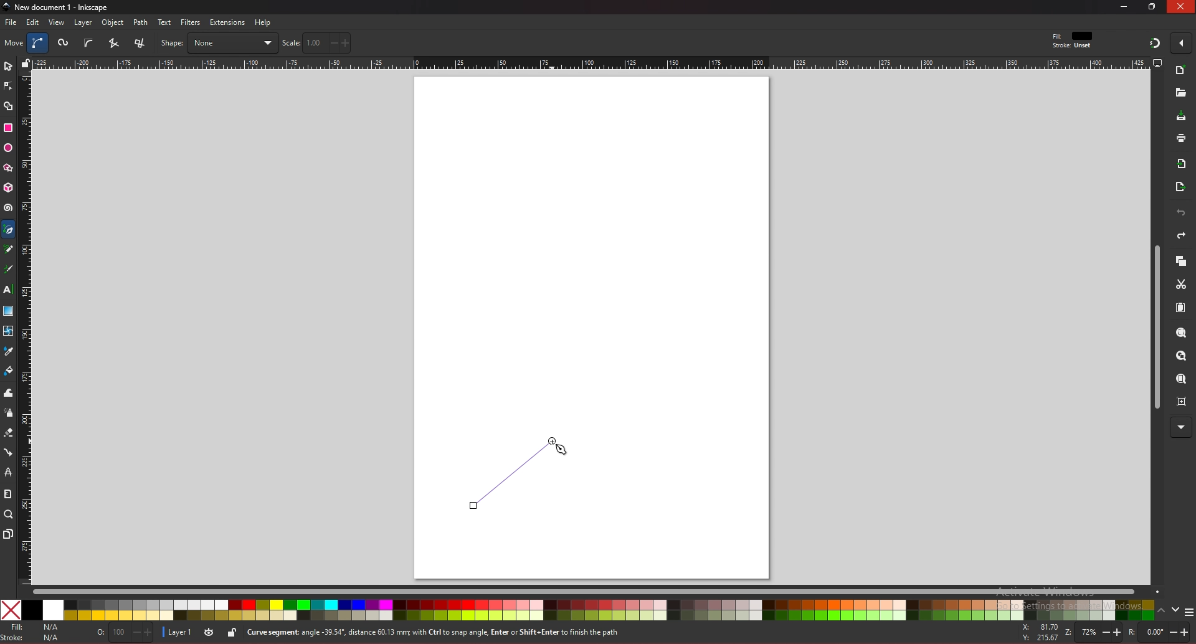 The image size is (1196, 644). What do you see at coordinates (1155, 42) in the screenshot?
I see `snapping` at bounding box center [1155, 42].